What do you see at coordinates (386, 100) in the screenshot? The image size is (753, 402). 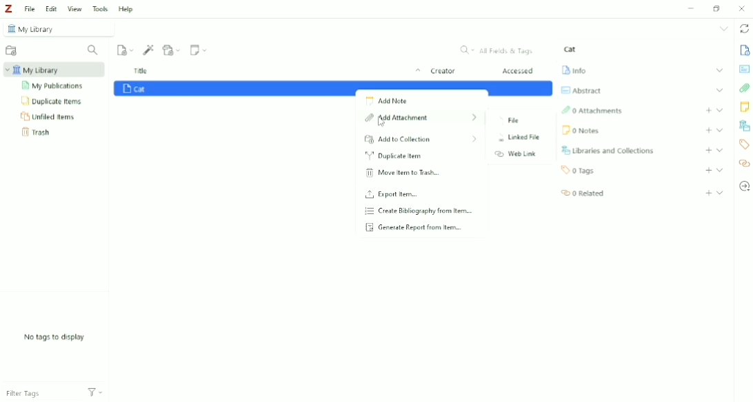 I see `Add Note` at bounding box center [386, 100].